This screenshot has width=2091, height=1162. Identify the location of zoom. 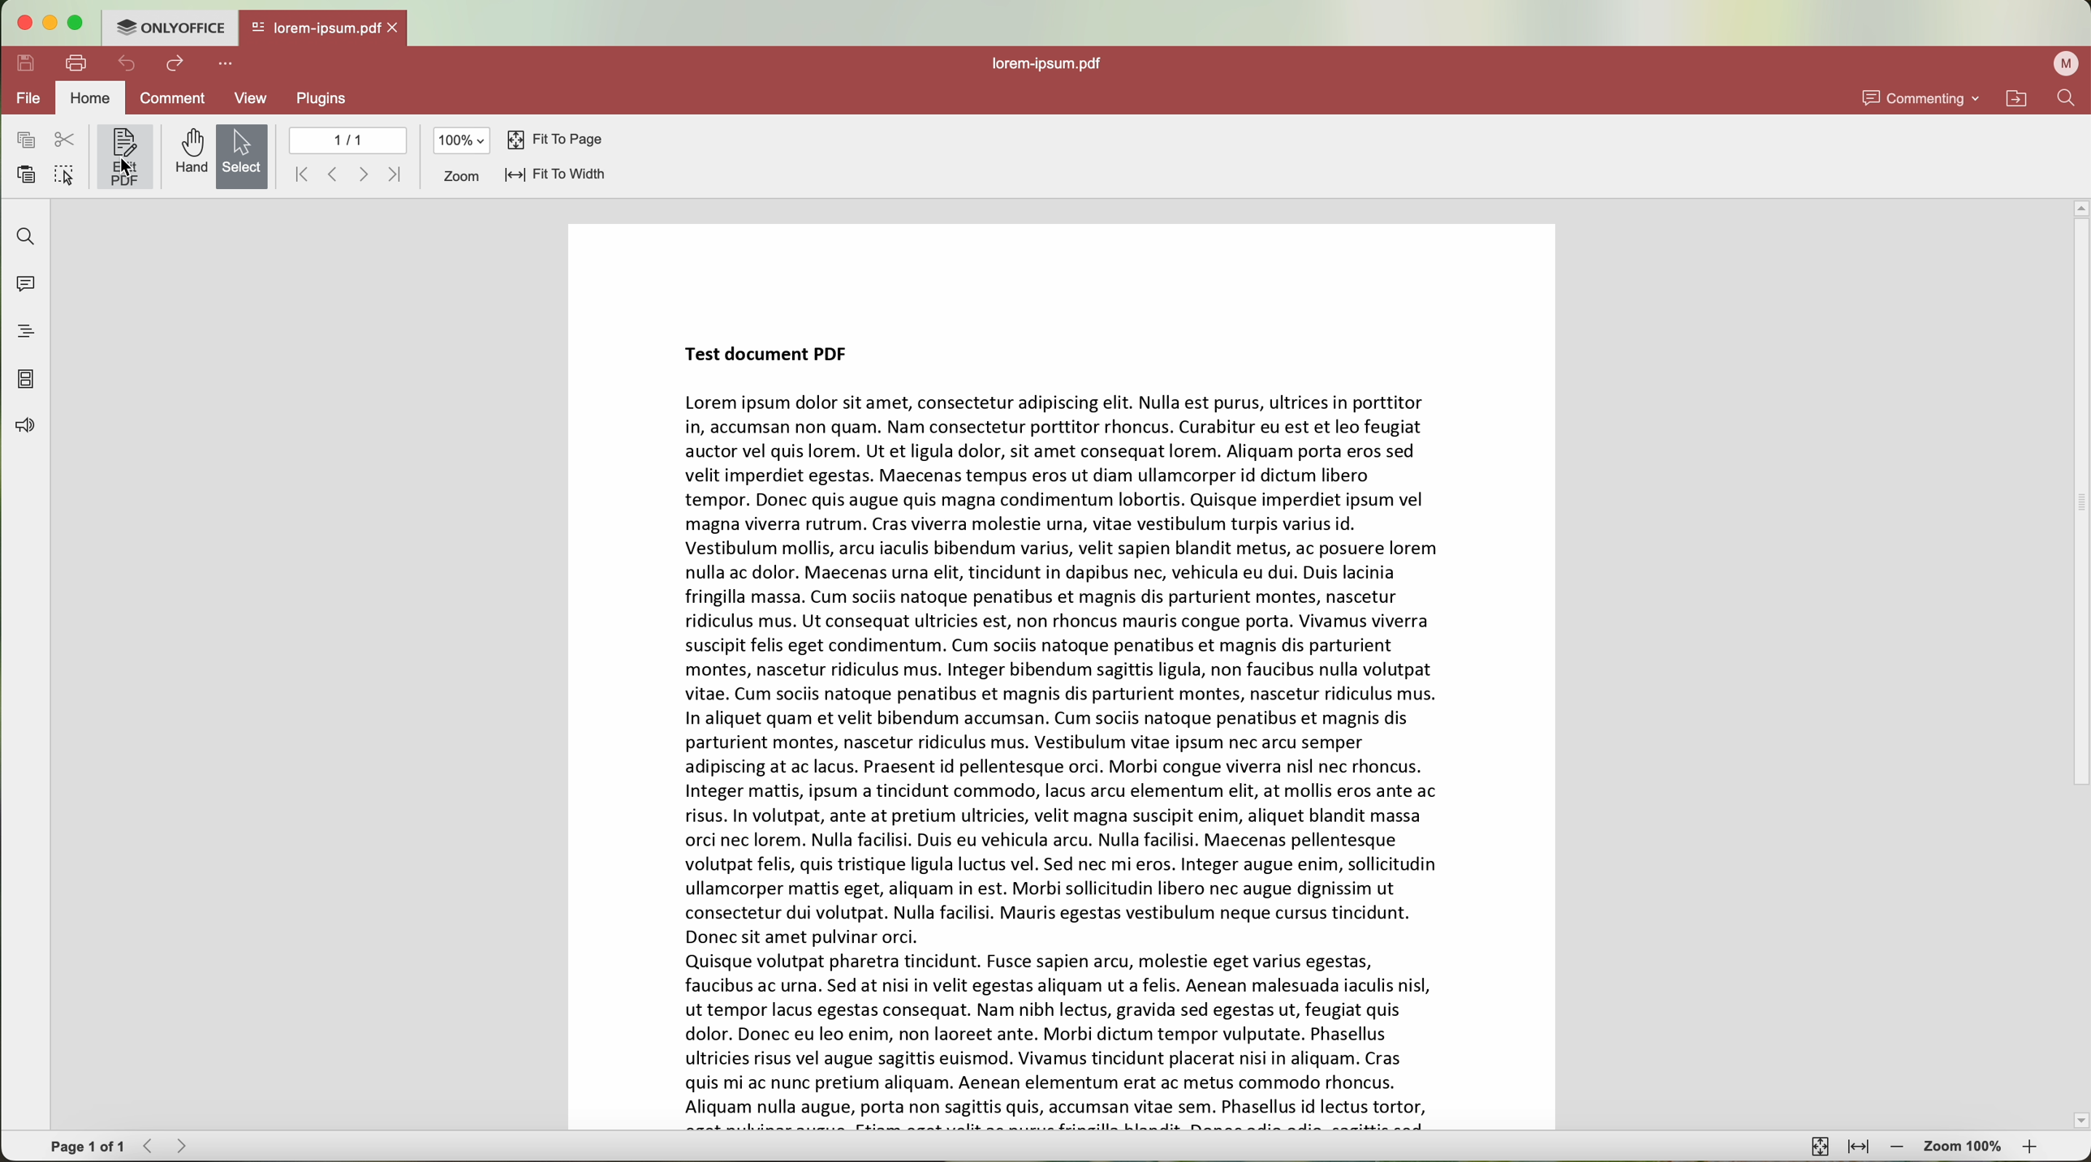
(457, 177).